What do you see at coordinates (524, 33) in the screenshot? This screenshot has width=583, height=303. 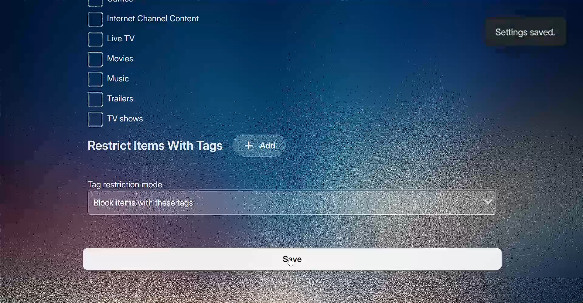 I see `Settings saved` at bounding box center [524, 33].